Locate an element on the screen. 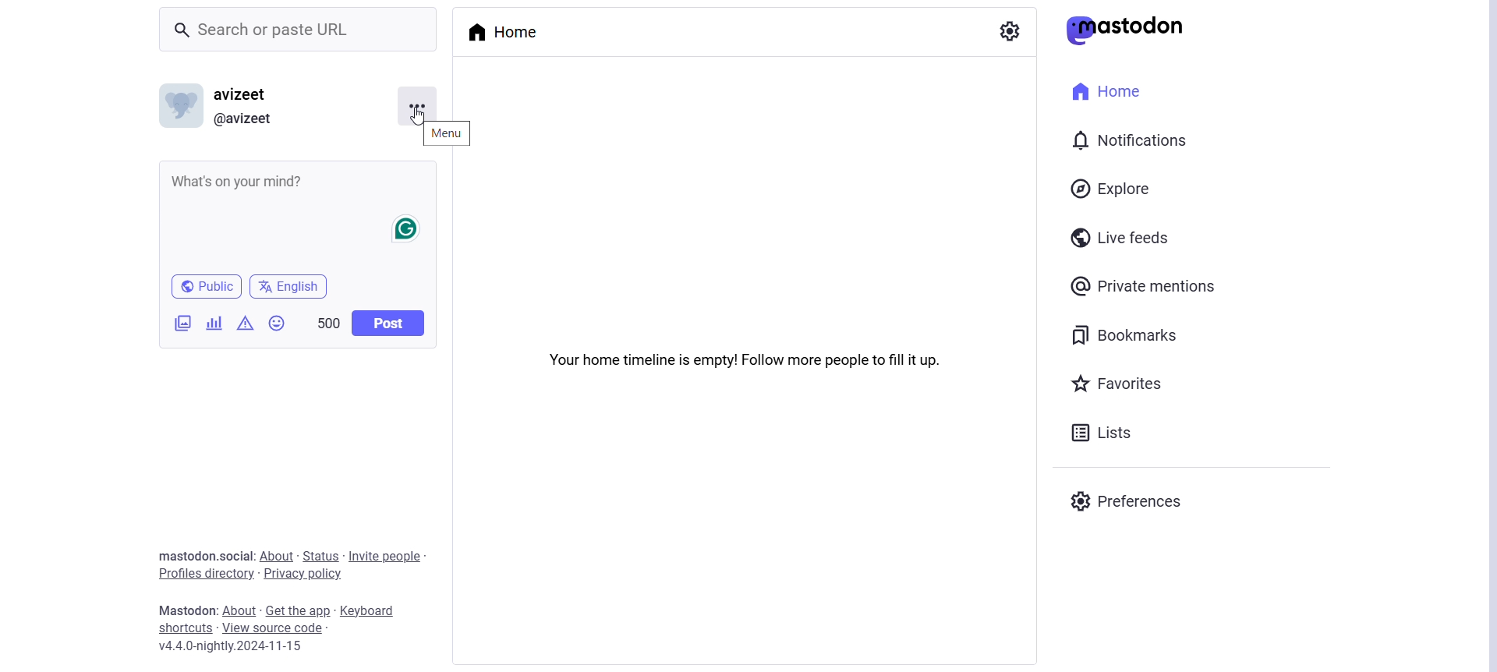 The width and height of the screenshot is (1497, 672). Status is located at coordinates (321, 557).